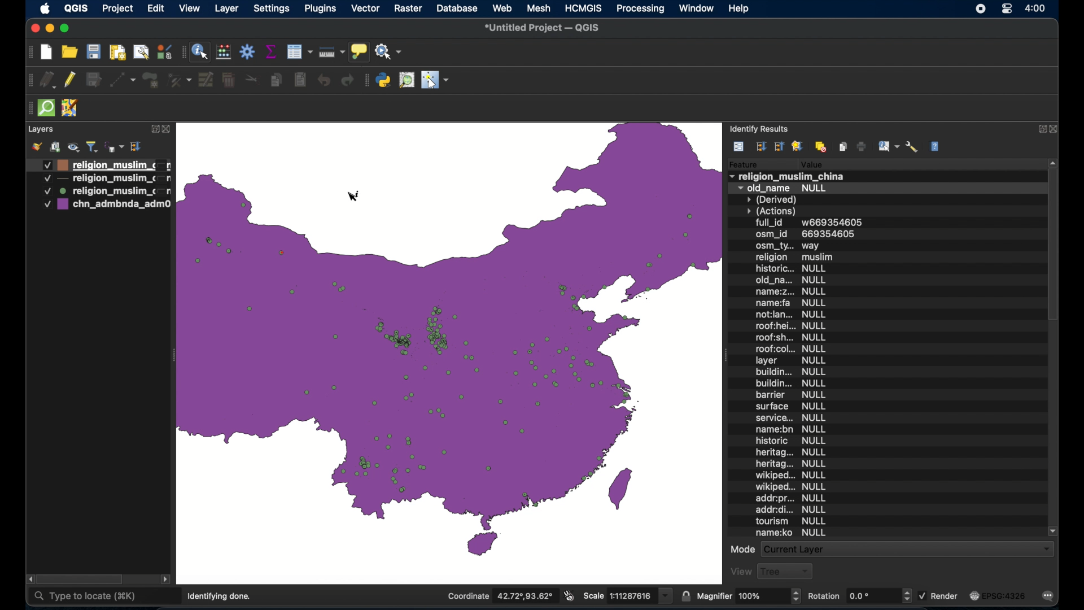 The image size is (1084, 610). Describe the element at coordinates (76, 8) in the screenshot. I see `QGIS` at that location.